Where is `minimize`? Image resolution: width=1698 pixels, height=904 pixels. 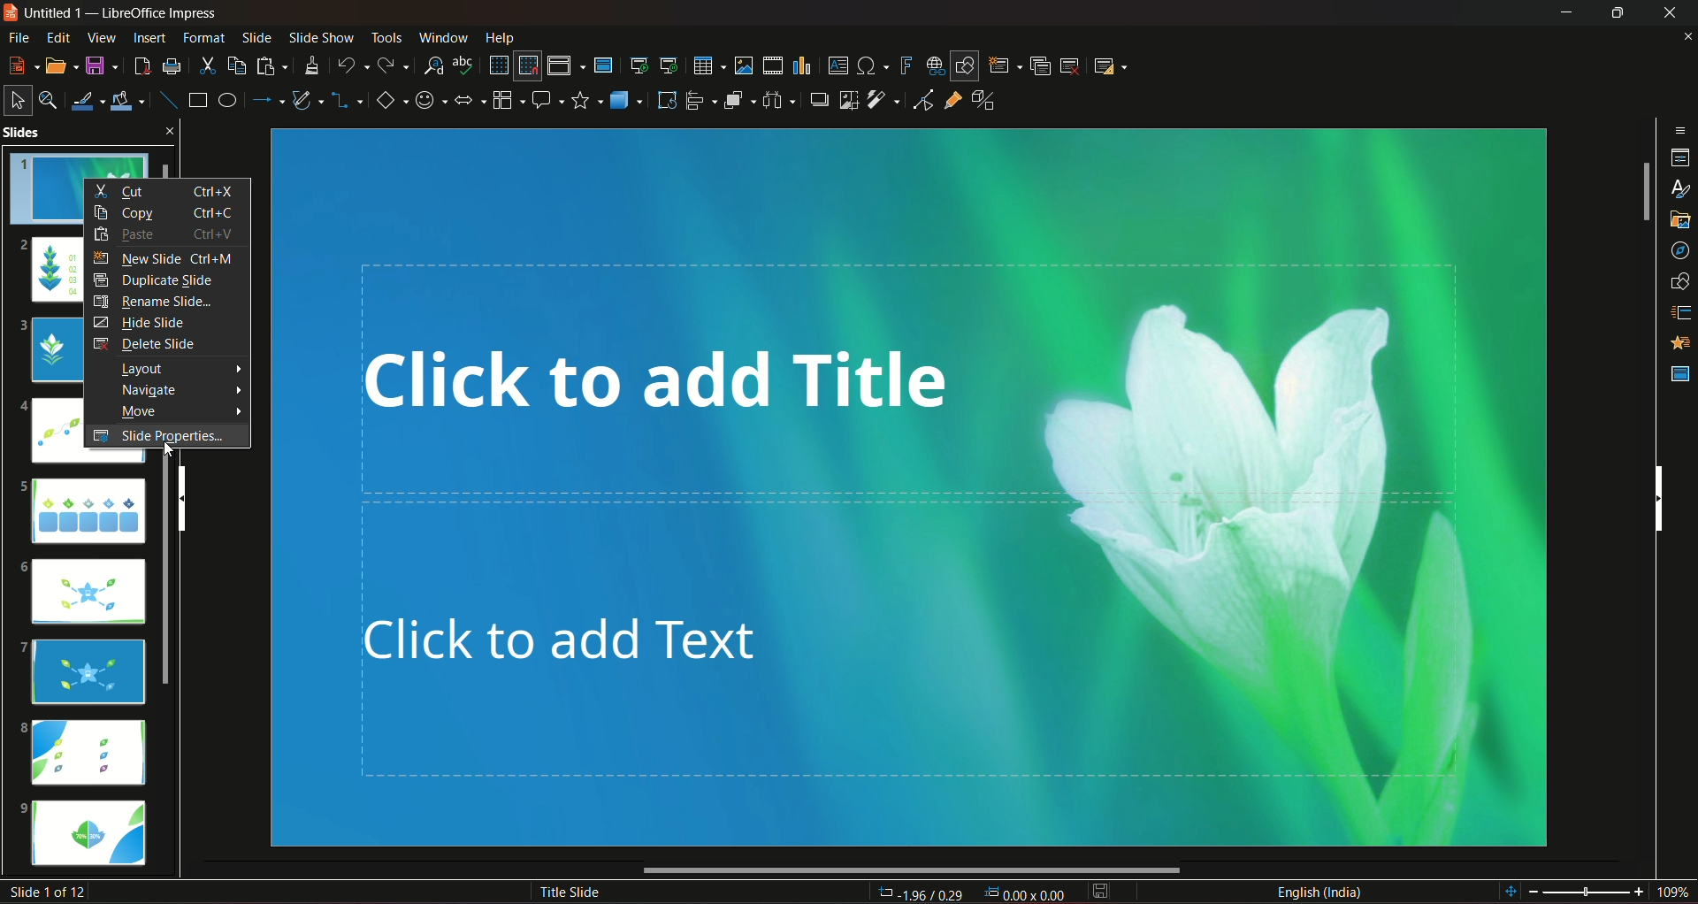
minimize is located at coordinates (1563, 14).